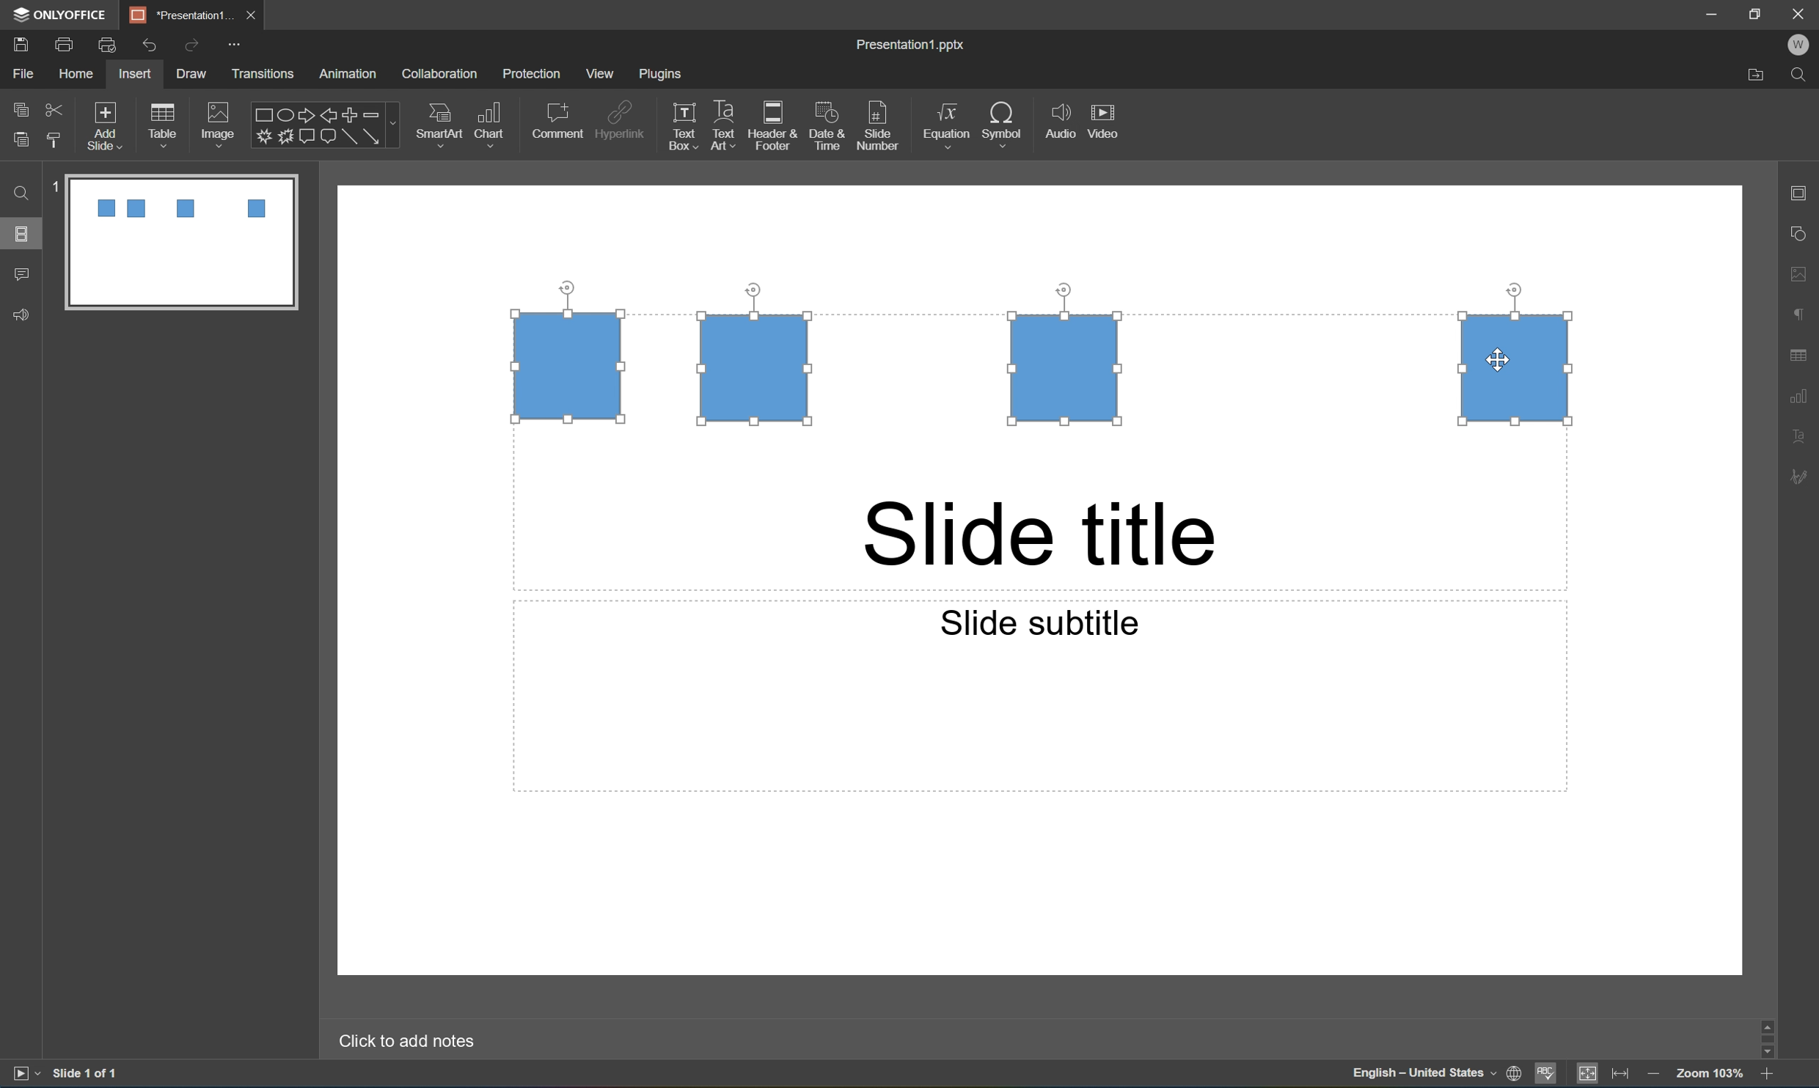 The height and width of the screenshot is (1088, 1819). I want to click on text art settings, so click(1807, 437).